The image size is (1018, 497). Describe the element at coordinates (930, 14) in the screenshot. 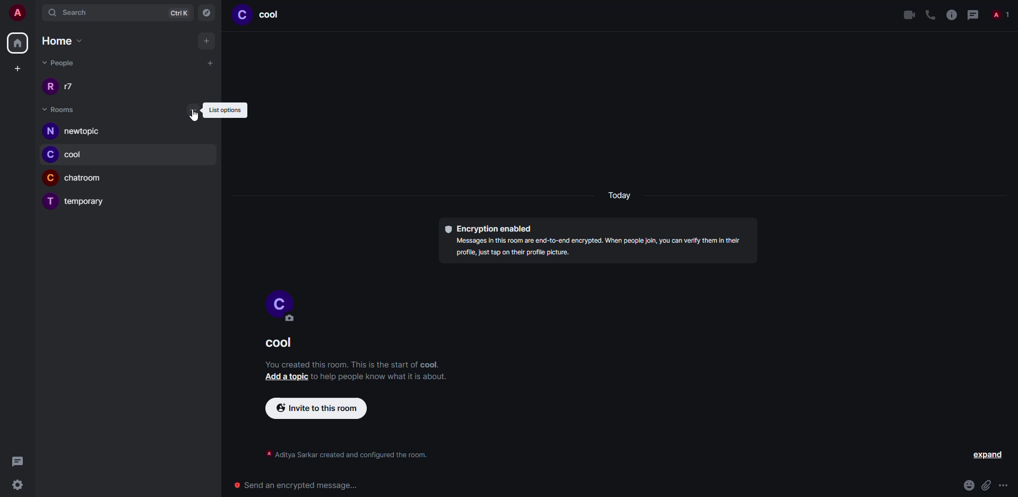

I see `voice call` at that location.